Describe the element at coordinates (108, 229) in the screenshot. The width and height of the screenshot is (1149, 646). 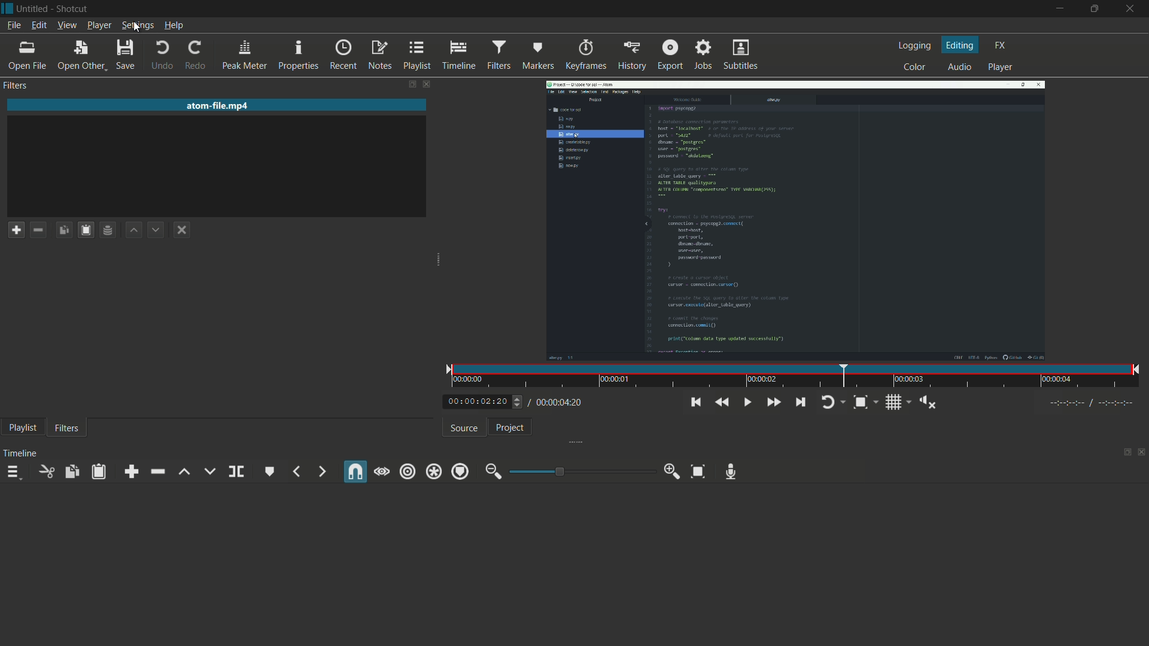
I see `save filter set` at that location.